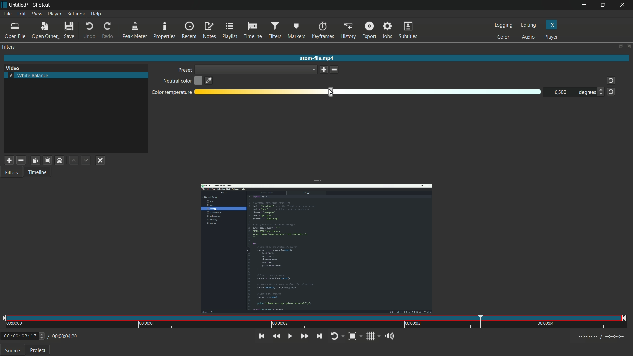 Image resolution: width=633 pixels, height=356 pixels. Describe the element at coordinates (604, 5) in the screenshot. I see `maximize` at that location.